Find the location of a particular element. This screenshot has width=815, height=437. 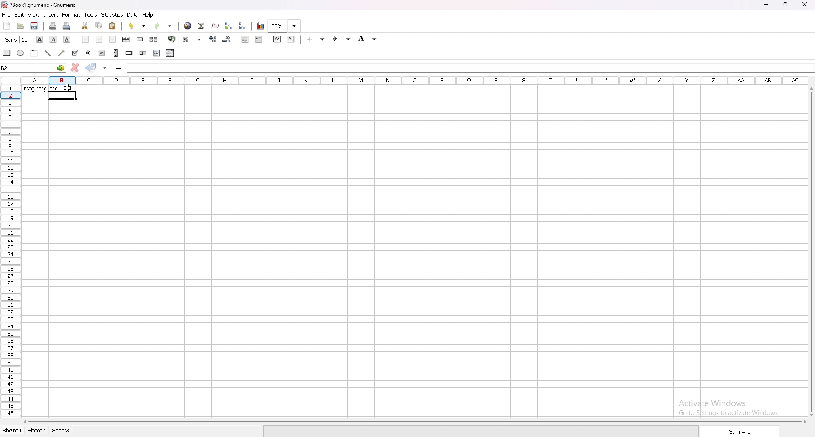

spin button is located at coordinates (129, 53).